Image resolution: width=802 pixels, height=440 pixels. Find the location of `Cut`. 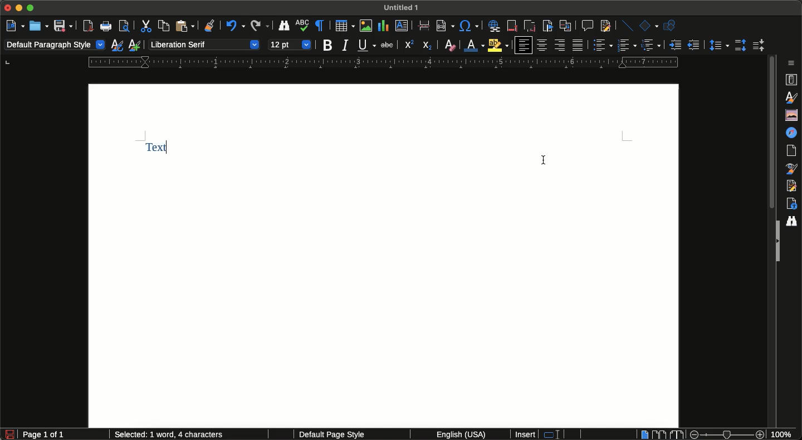

Cut is located at coordinates (145, 26).